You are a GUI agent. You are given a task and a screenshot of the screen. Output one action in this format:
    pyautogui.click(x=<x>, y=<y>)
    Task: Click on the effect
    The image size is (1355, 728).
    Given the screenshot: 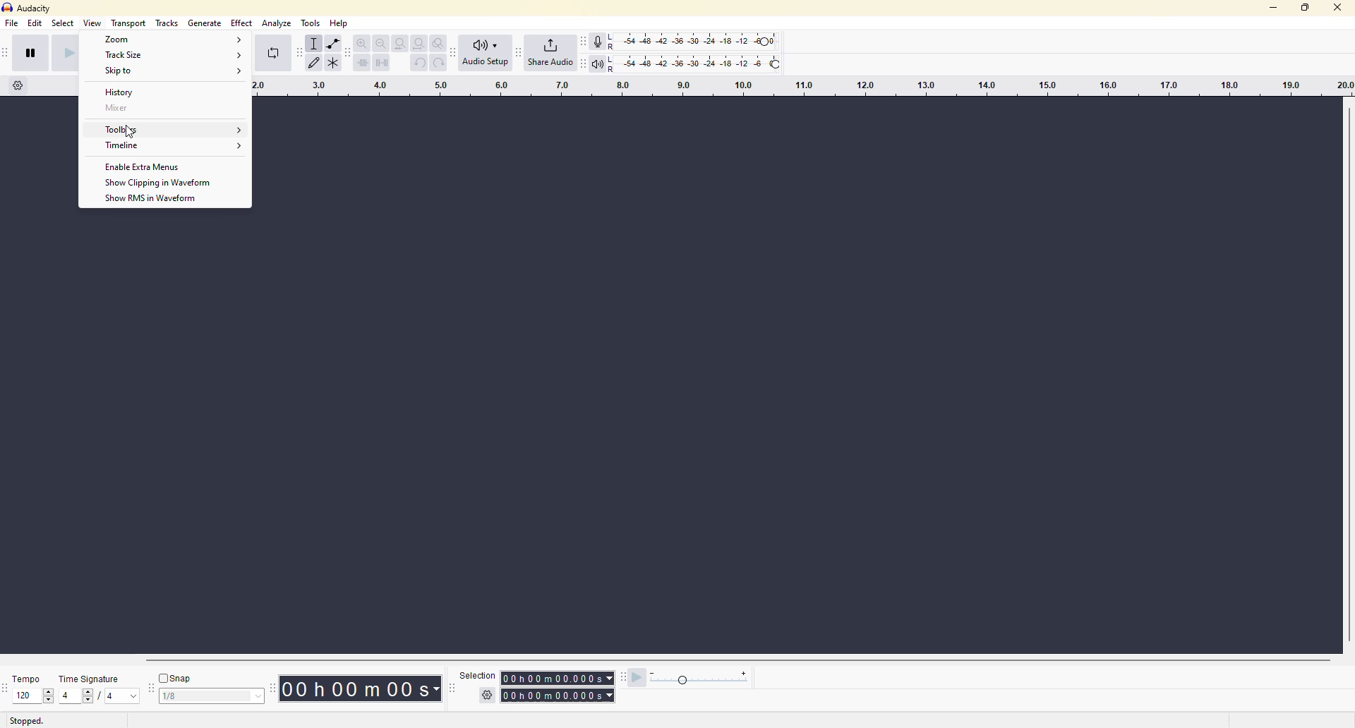 What is the action you would take?
    pyautogui.click(x=242, y=23)
    